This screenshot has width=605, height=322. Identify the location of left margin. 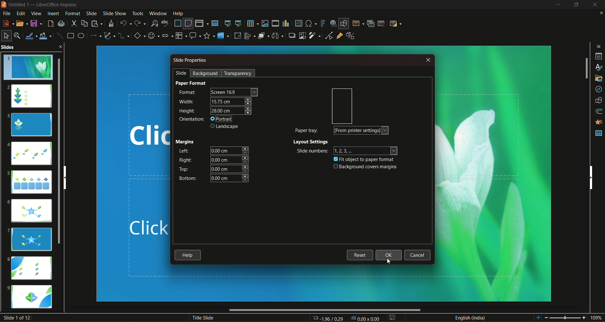
(230, 150).